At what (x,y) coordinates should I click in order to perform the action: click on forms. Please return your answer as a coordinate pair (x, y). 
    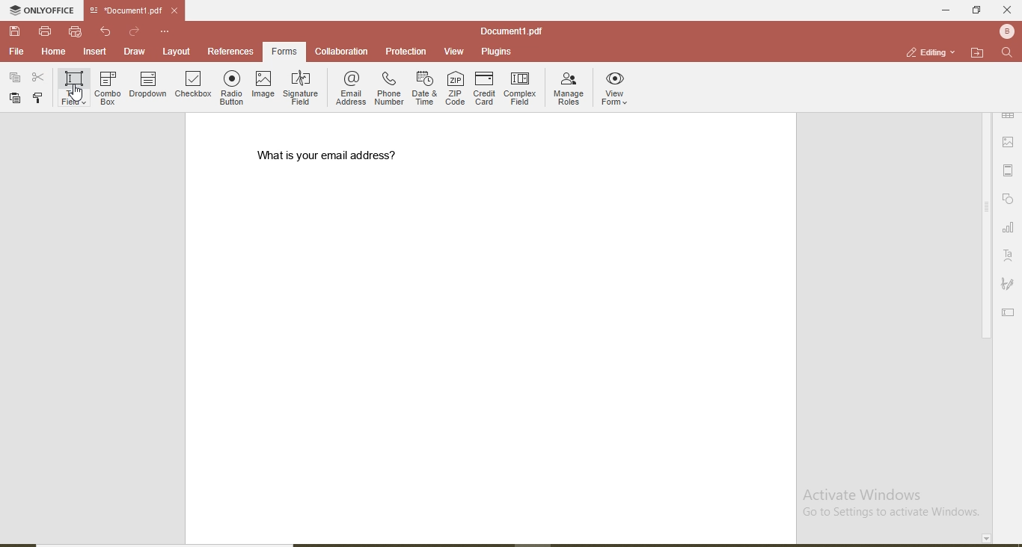
    Looking at the image, I should click on (284, 51).